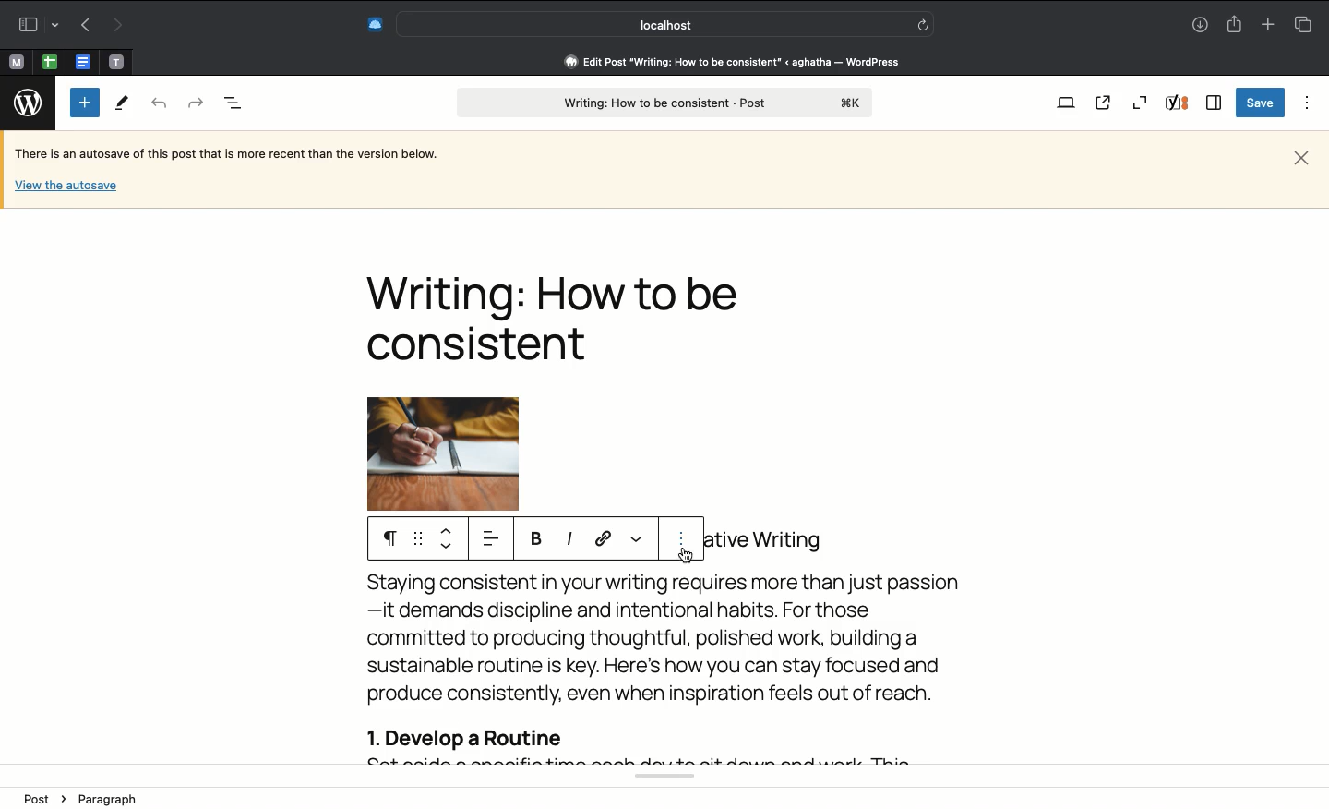  Describe the element at coordinates (1266, 24) in the screenshot. I see `Add new tab` at that location.